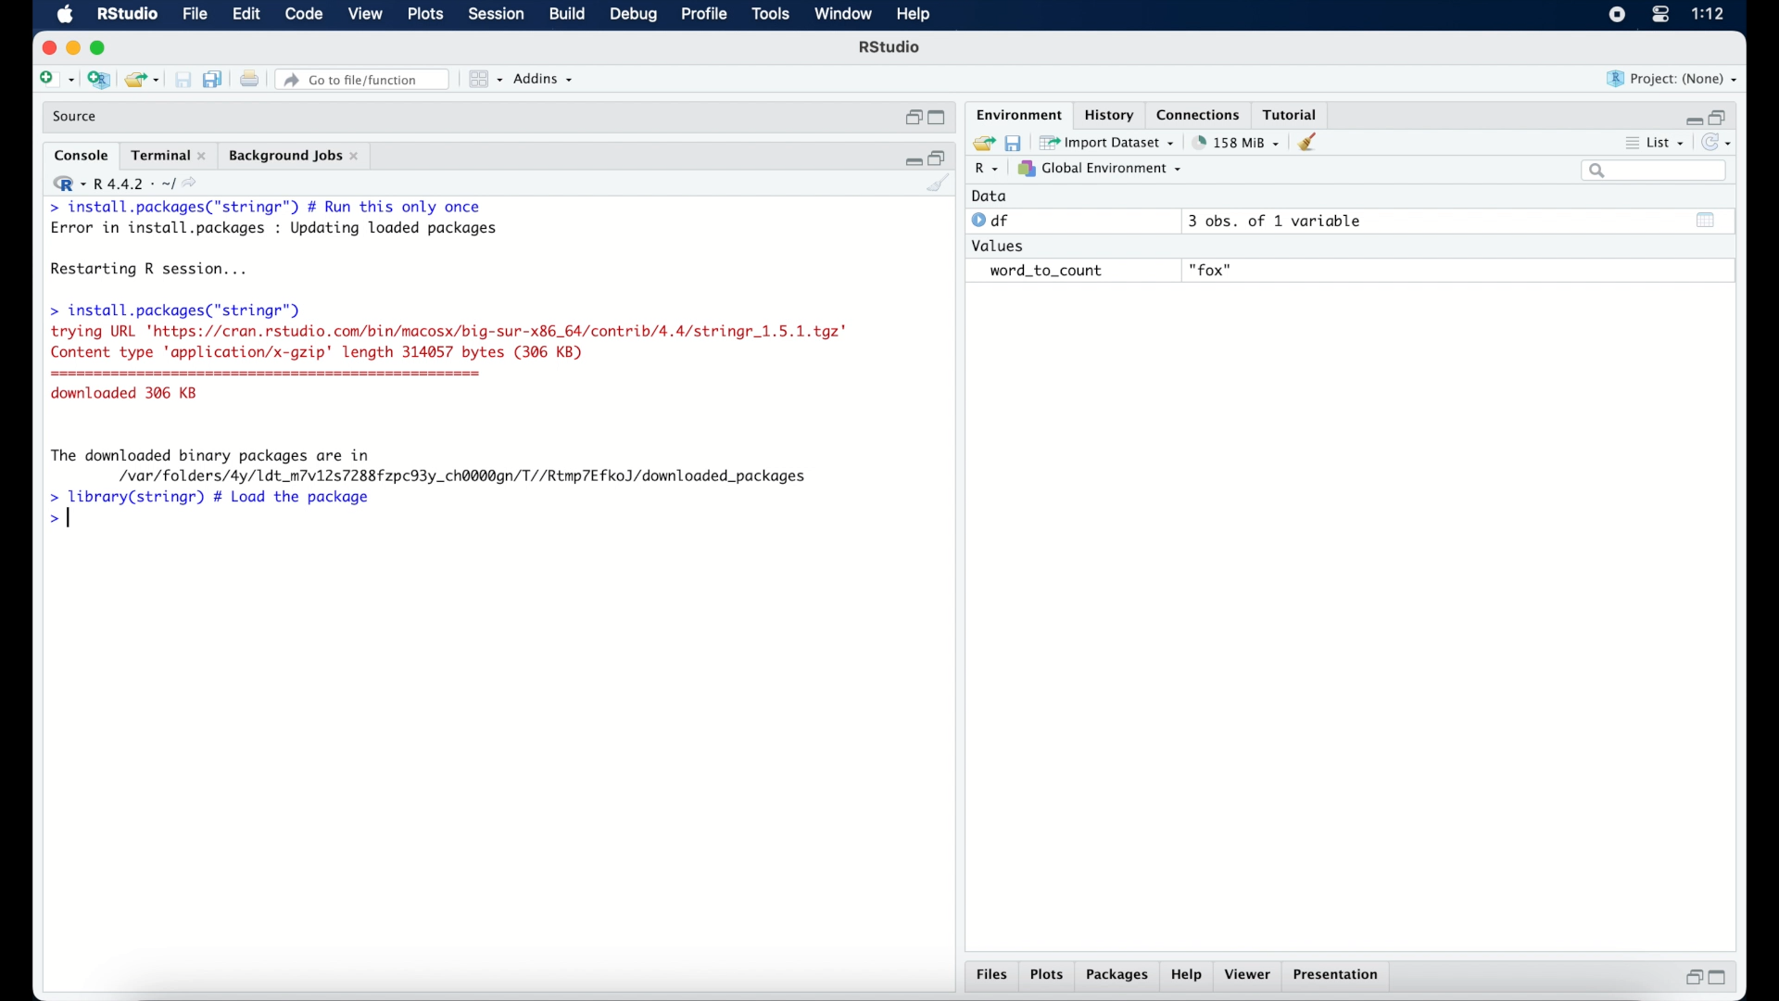 The width and height of the screenshot is (1779, 1001). Describe the element at coordinates (246, 15) in the screenshot. I see `edit` at that location.